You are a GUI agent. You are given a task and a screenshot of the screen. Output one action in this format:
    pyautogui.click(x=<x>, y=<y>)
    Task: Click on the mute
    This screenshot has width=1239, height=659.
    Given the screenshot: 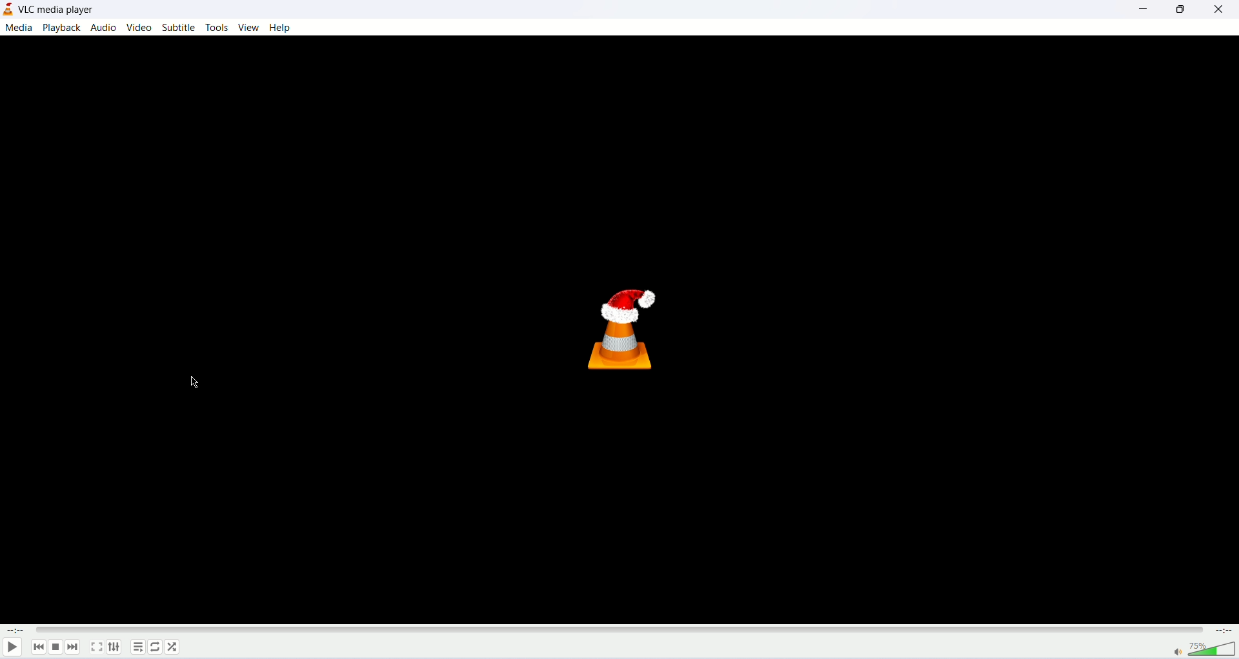 What is the action you would take?
    pyautogui.click(x=1179, y=652)
    